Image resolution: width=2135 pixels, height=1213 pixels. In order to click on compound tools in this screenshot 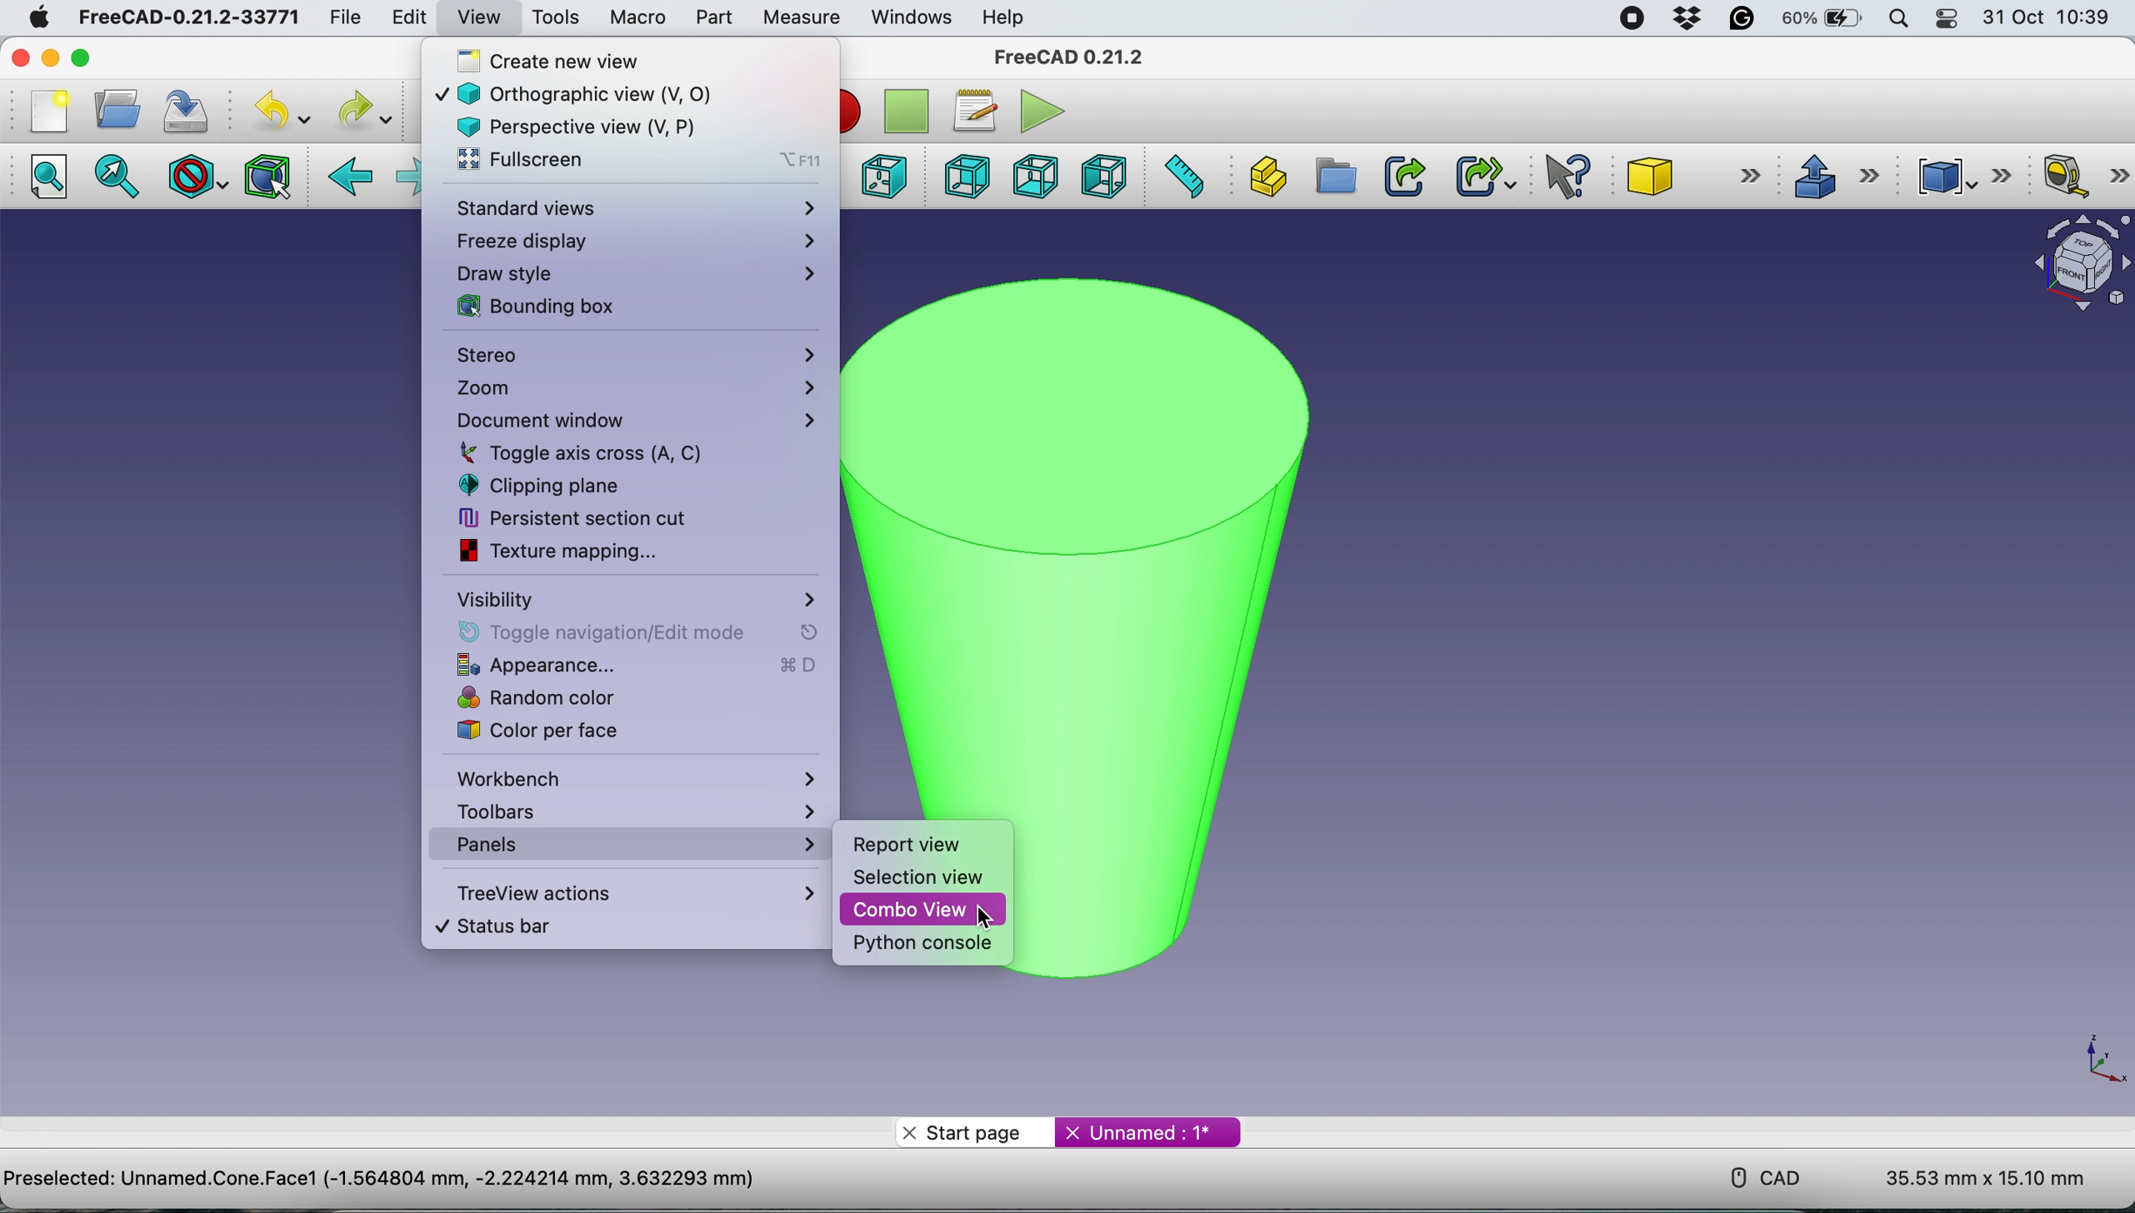, I will do `click(1959, 173)`.